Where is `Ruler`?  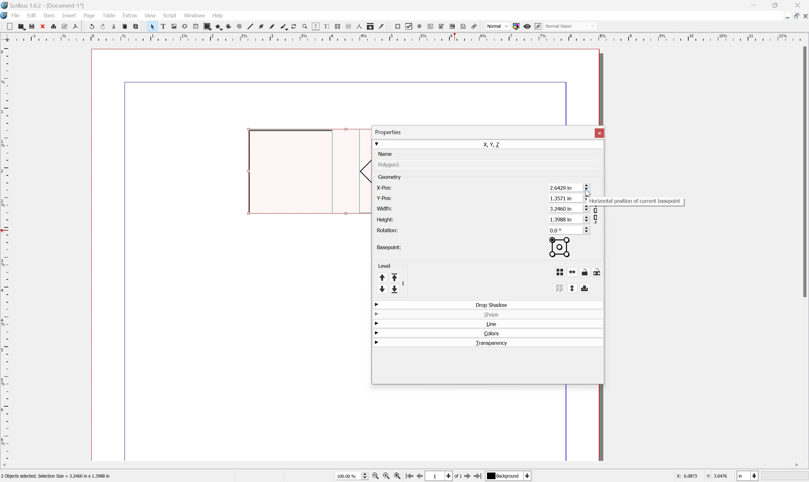 Ruler is located at coordinates (5, 251).